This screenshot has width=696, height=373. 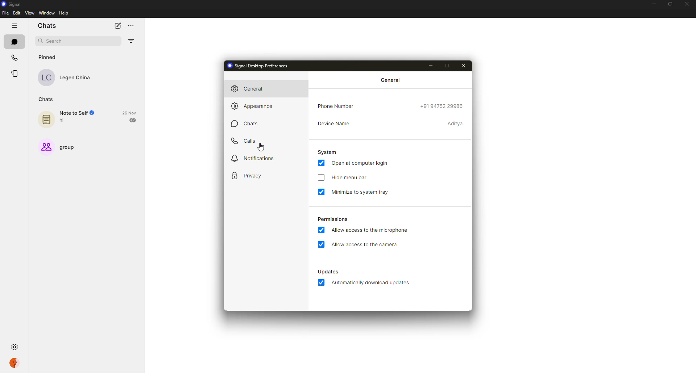 I want to click on Mouse Cursor, so click(x=261, y=147).